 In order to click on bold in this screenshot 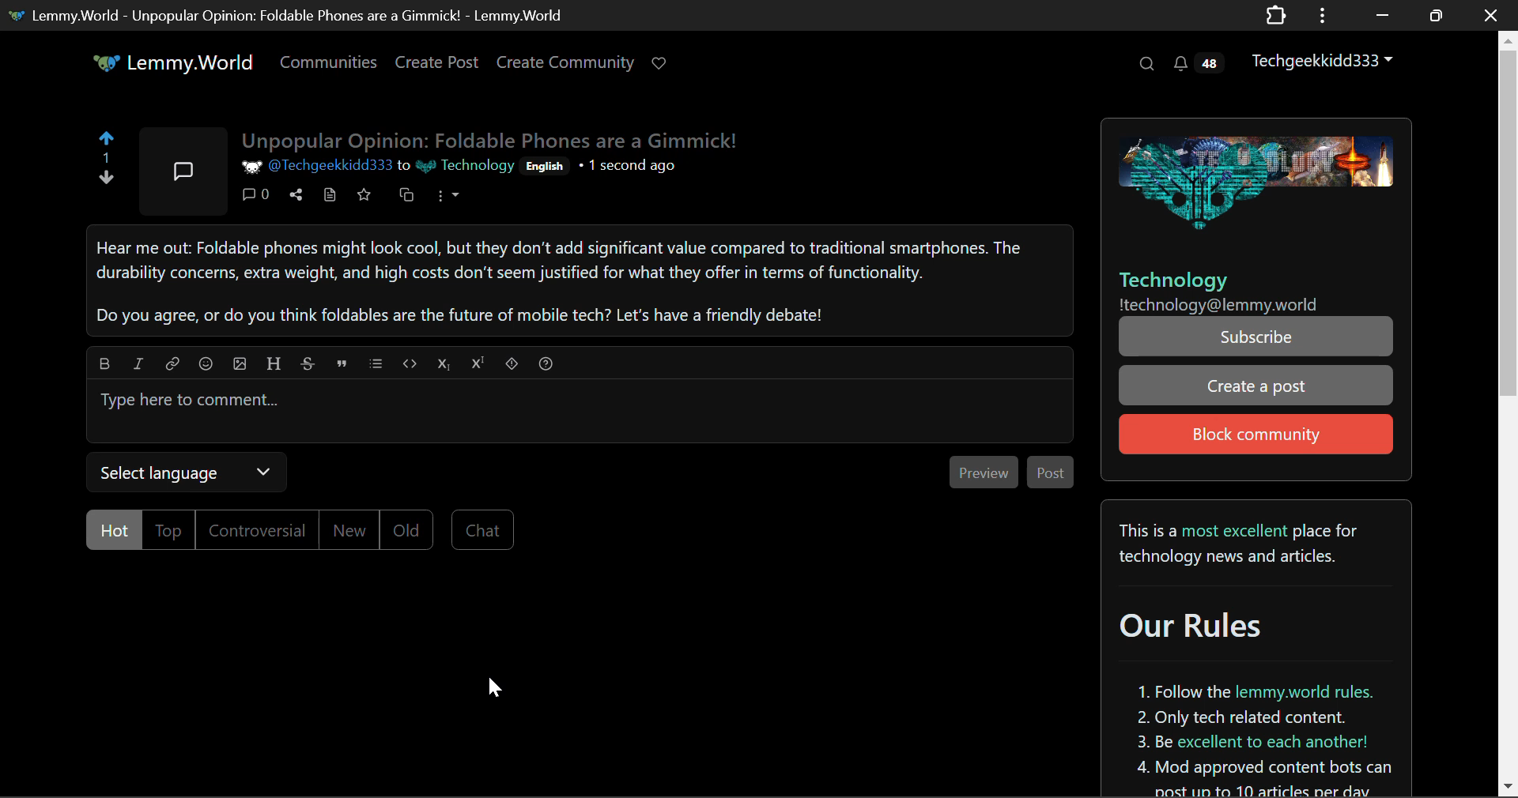, I will do `click(104, 361)`.